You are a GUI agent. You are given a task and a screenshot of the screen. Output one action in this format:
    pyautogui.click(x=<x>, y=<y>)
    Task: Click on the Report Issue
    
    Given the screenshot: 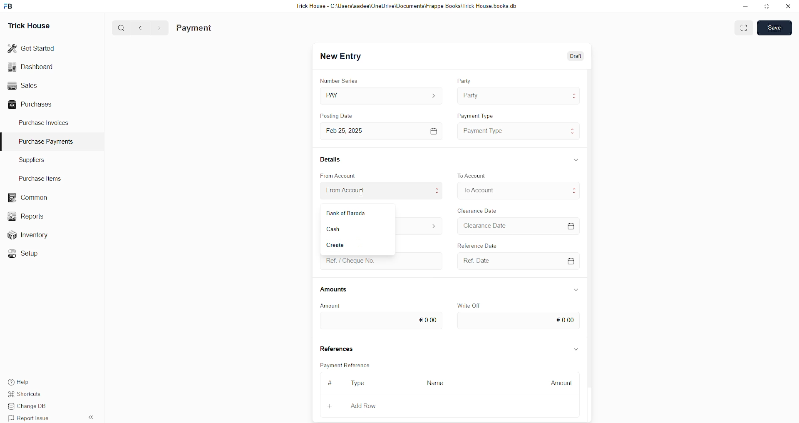 What is the action you would take?
    pyautogui.click(x=31, y=418)
    